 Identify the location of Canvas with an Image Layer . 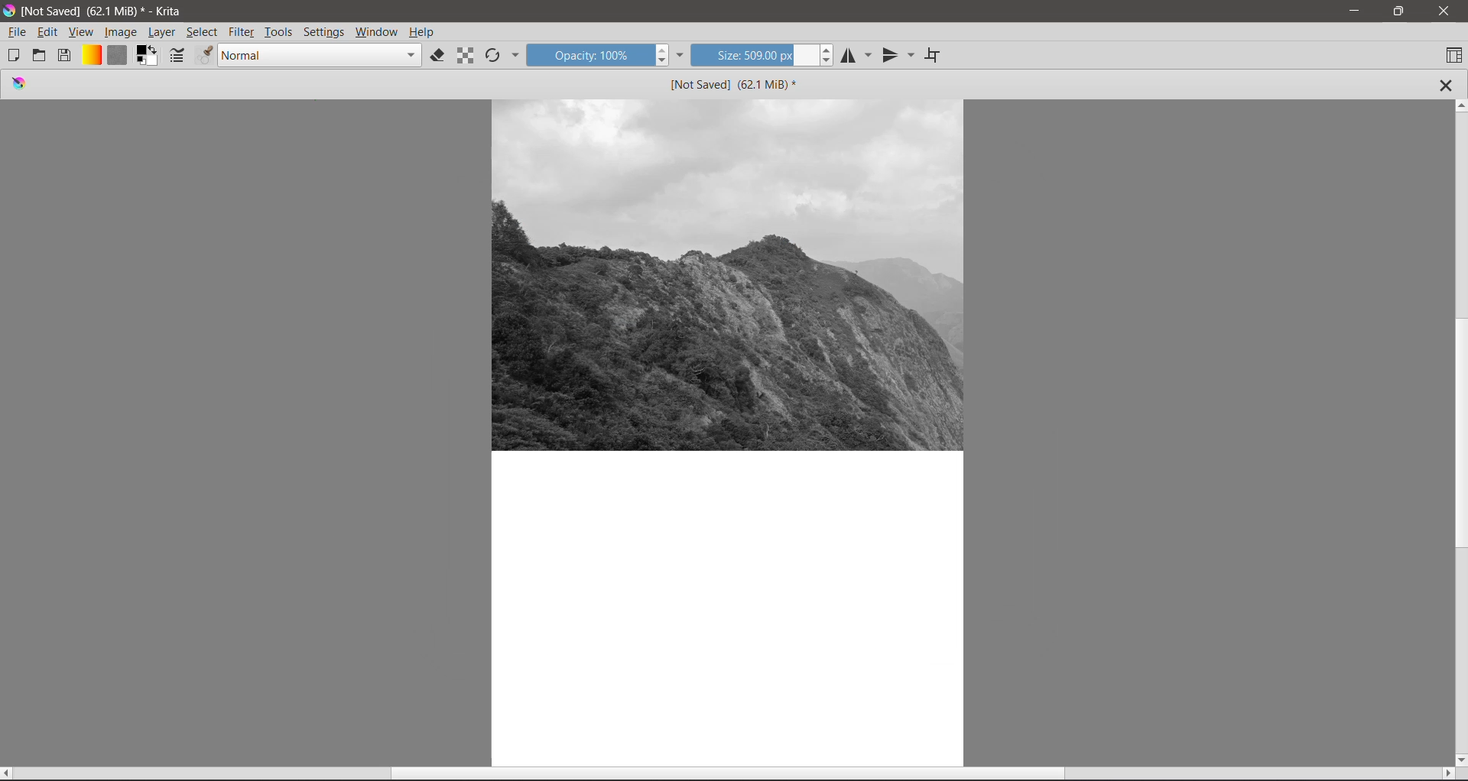
(730, 433).